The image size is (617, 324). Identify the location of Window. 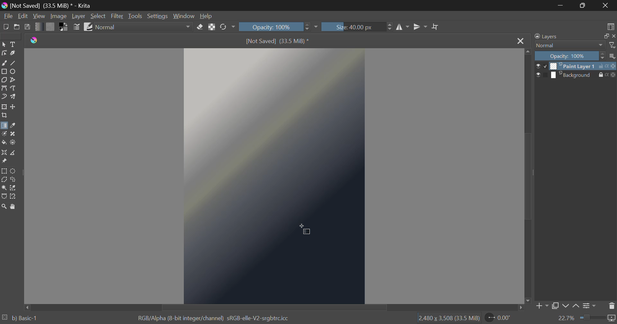
(183, 16).